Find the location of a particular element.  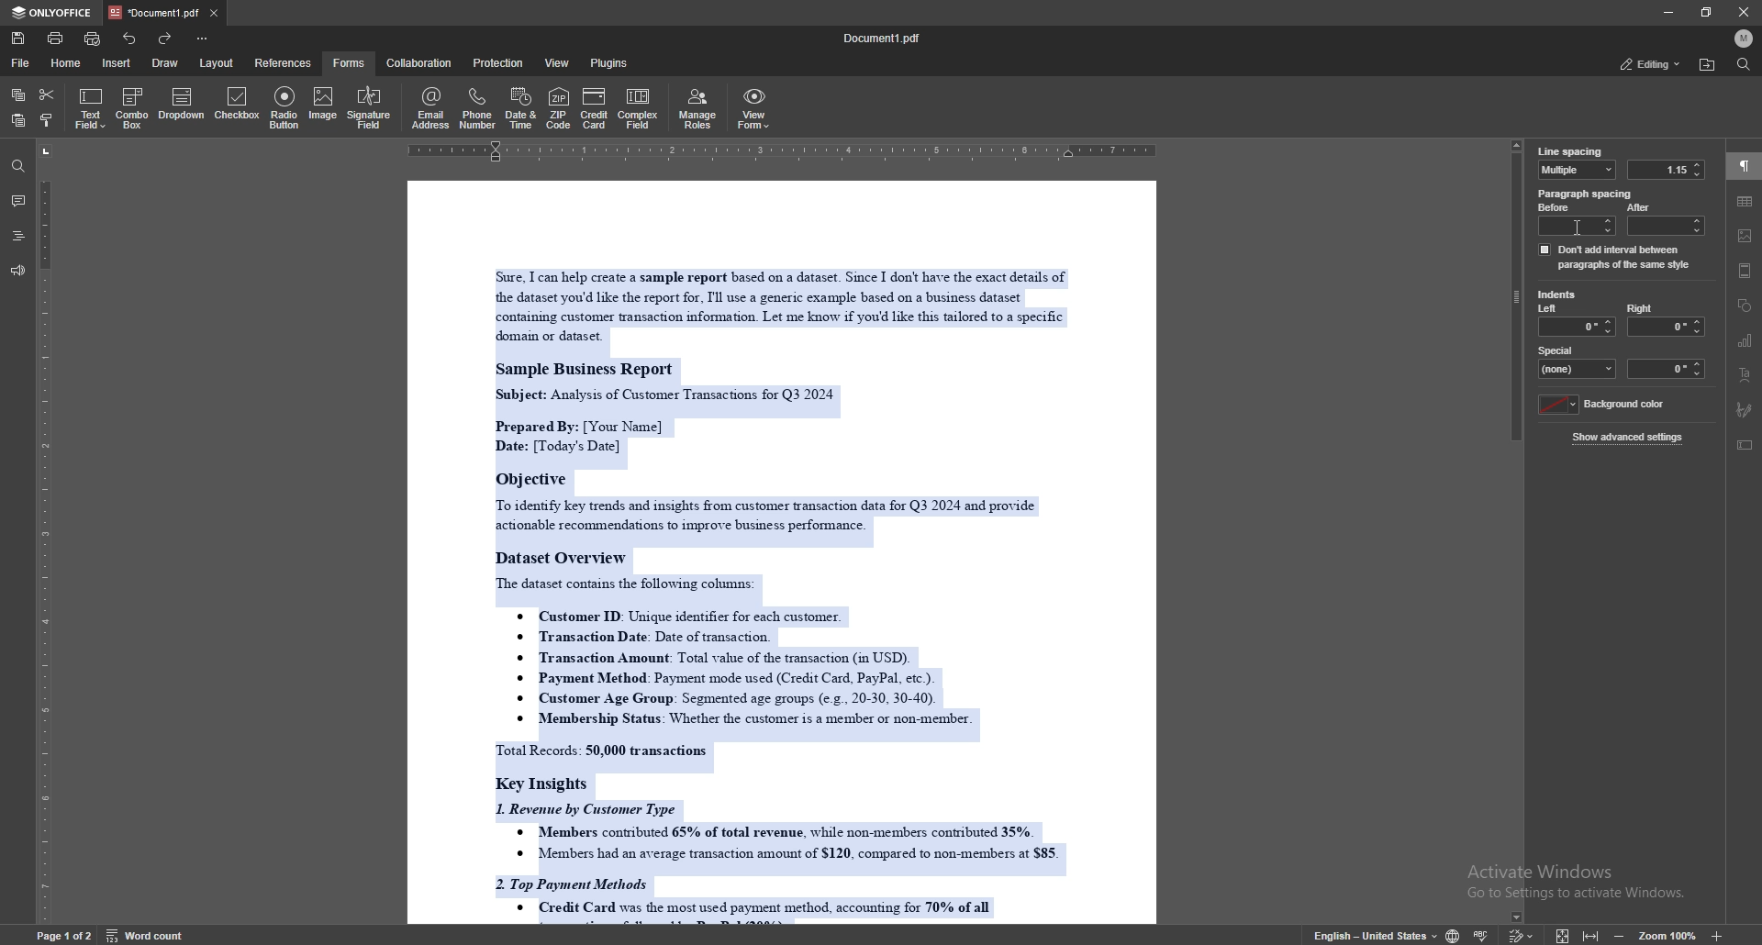

find is located at coordinates (1744, 64).